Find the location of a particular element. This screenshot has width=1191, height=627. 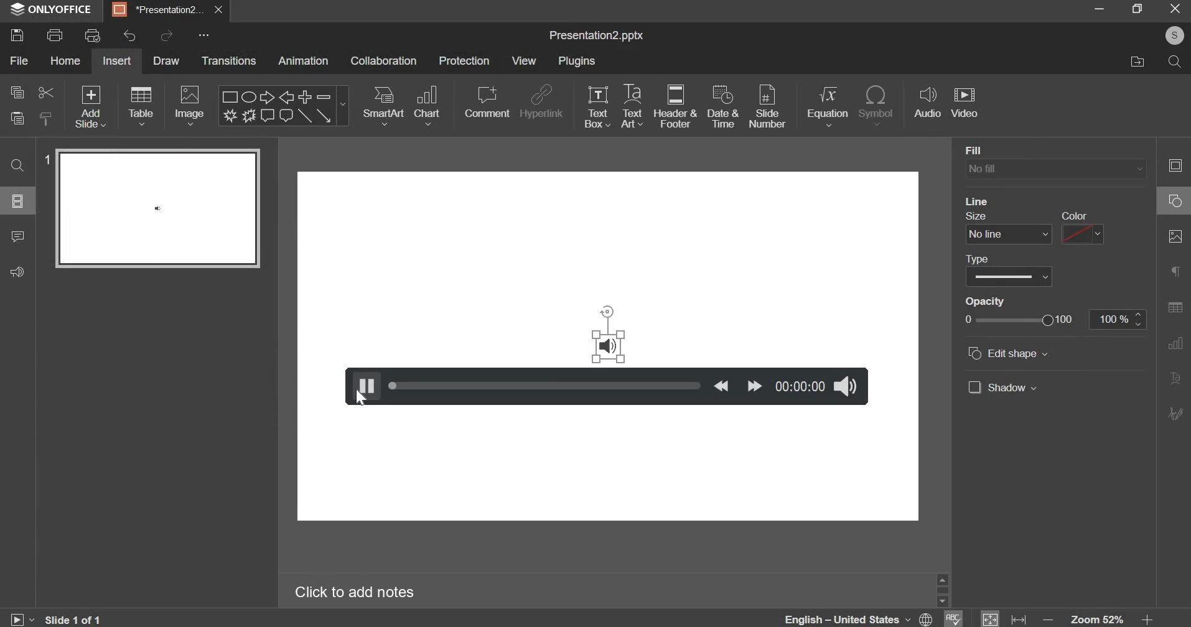

scroll down is located at coordinates (942, 601).